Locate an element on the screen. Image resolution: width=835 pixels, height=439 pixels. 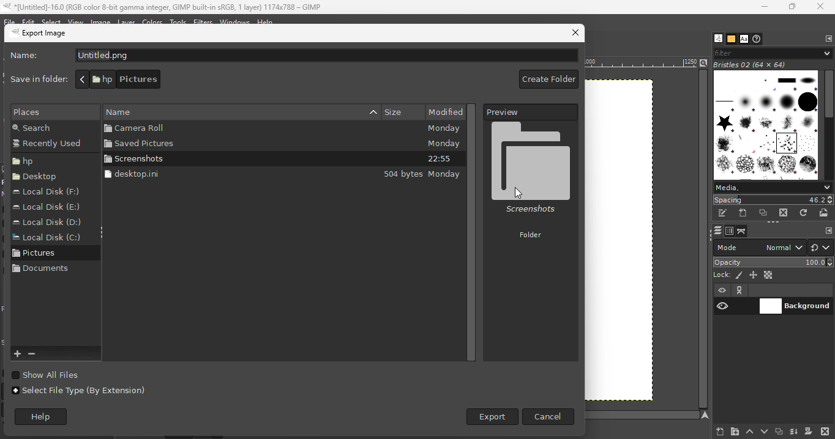
desktop.ini is located at coordinates (208, 174).